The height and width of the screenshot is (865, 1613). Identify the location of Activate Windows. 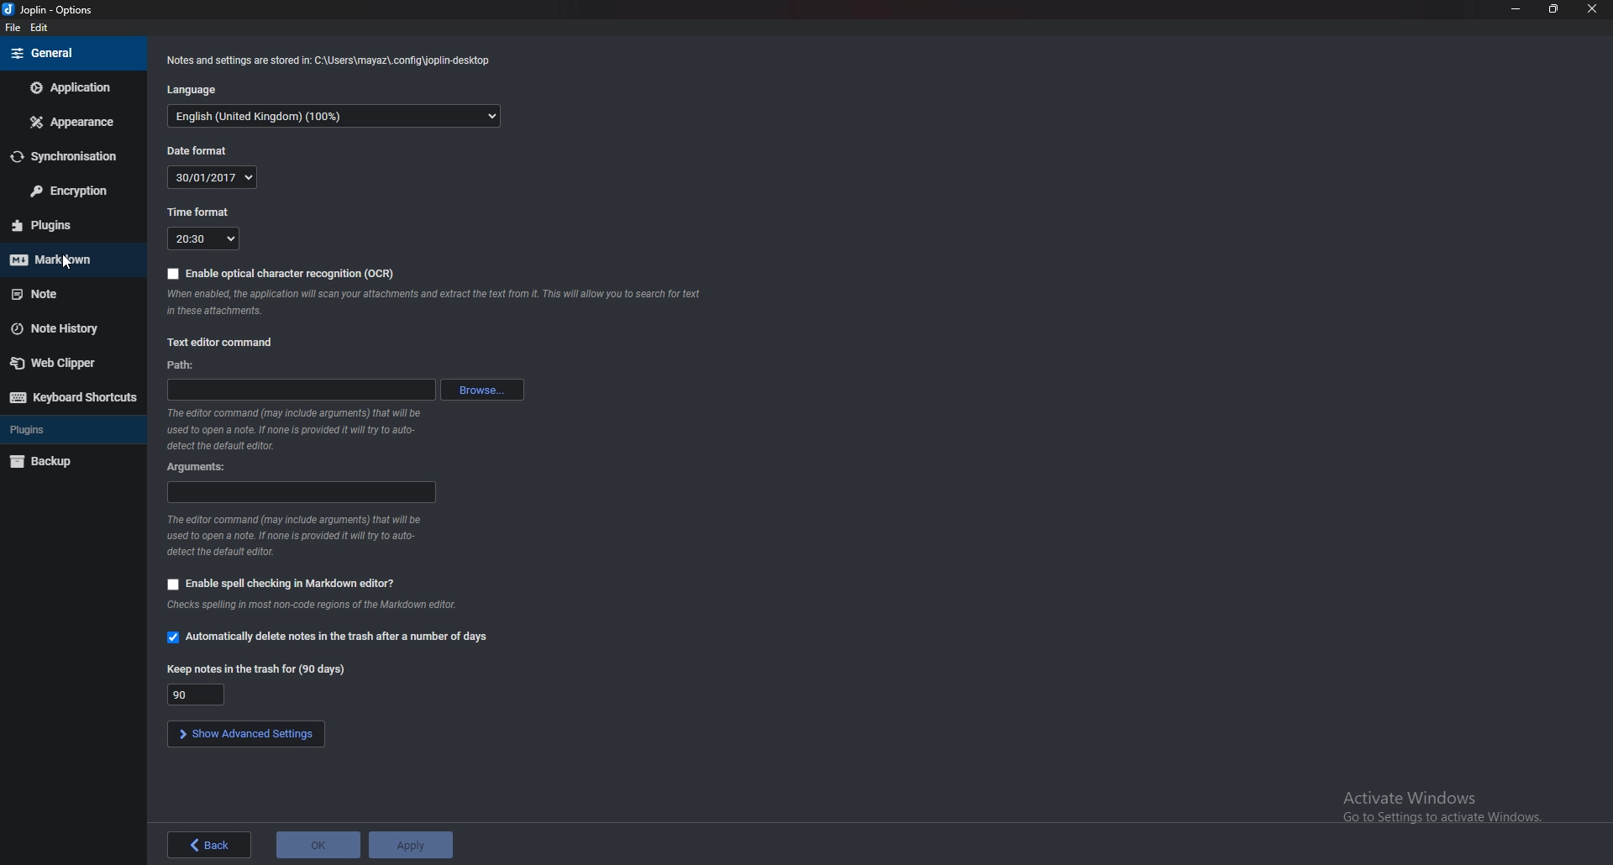
(1445, 807).